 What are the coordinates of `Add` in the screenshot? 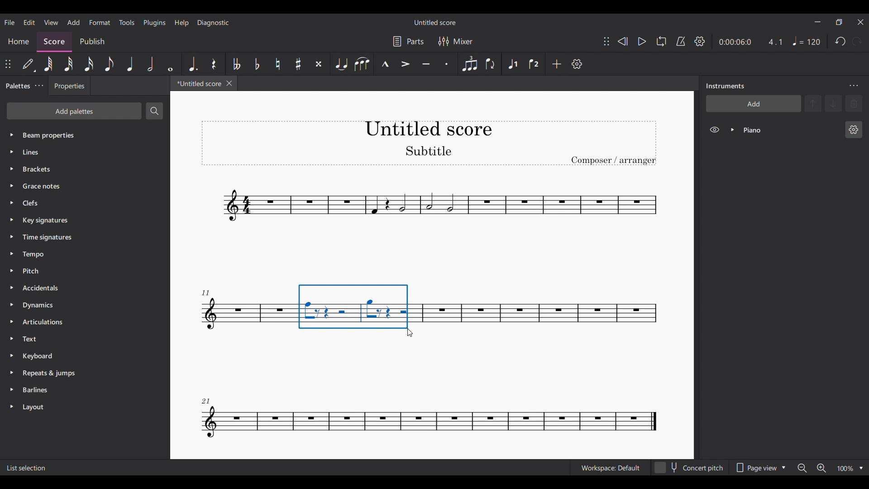 It's located at (557, 64).